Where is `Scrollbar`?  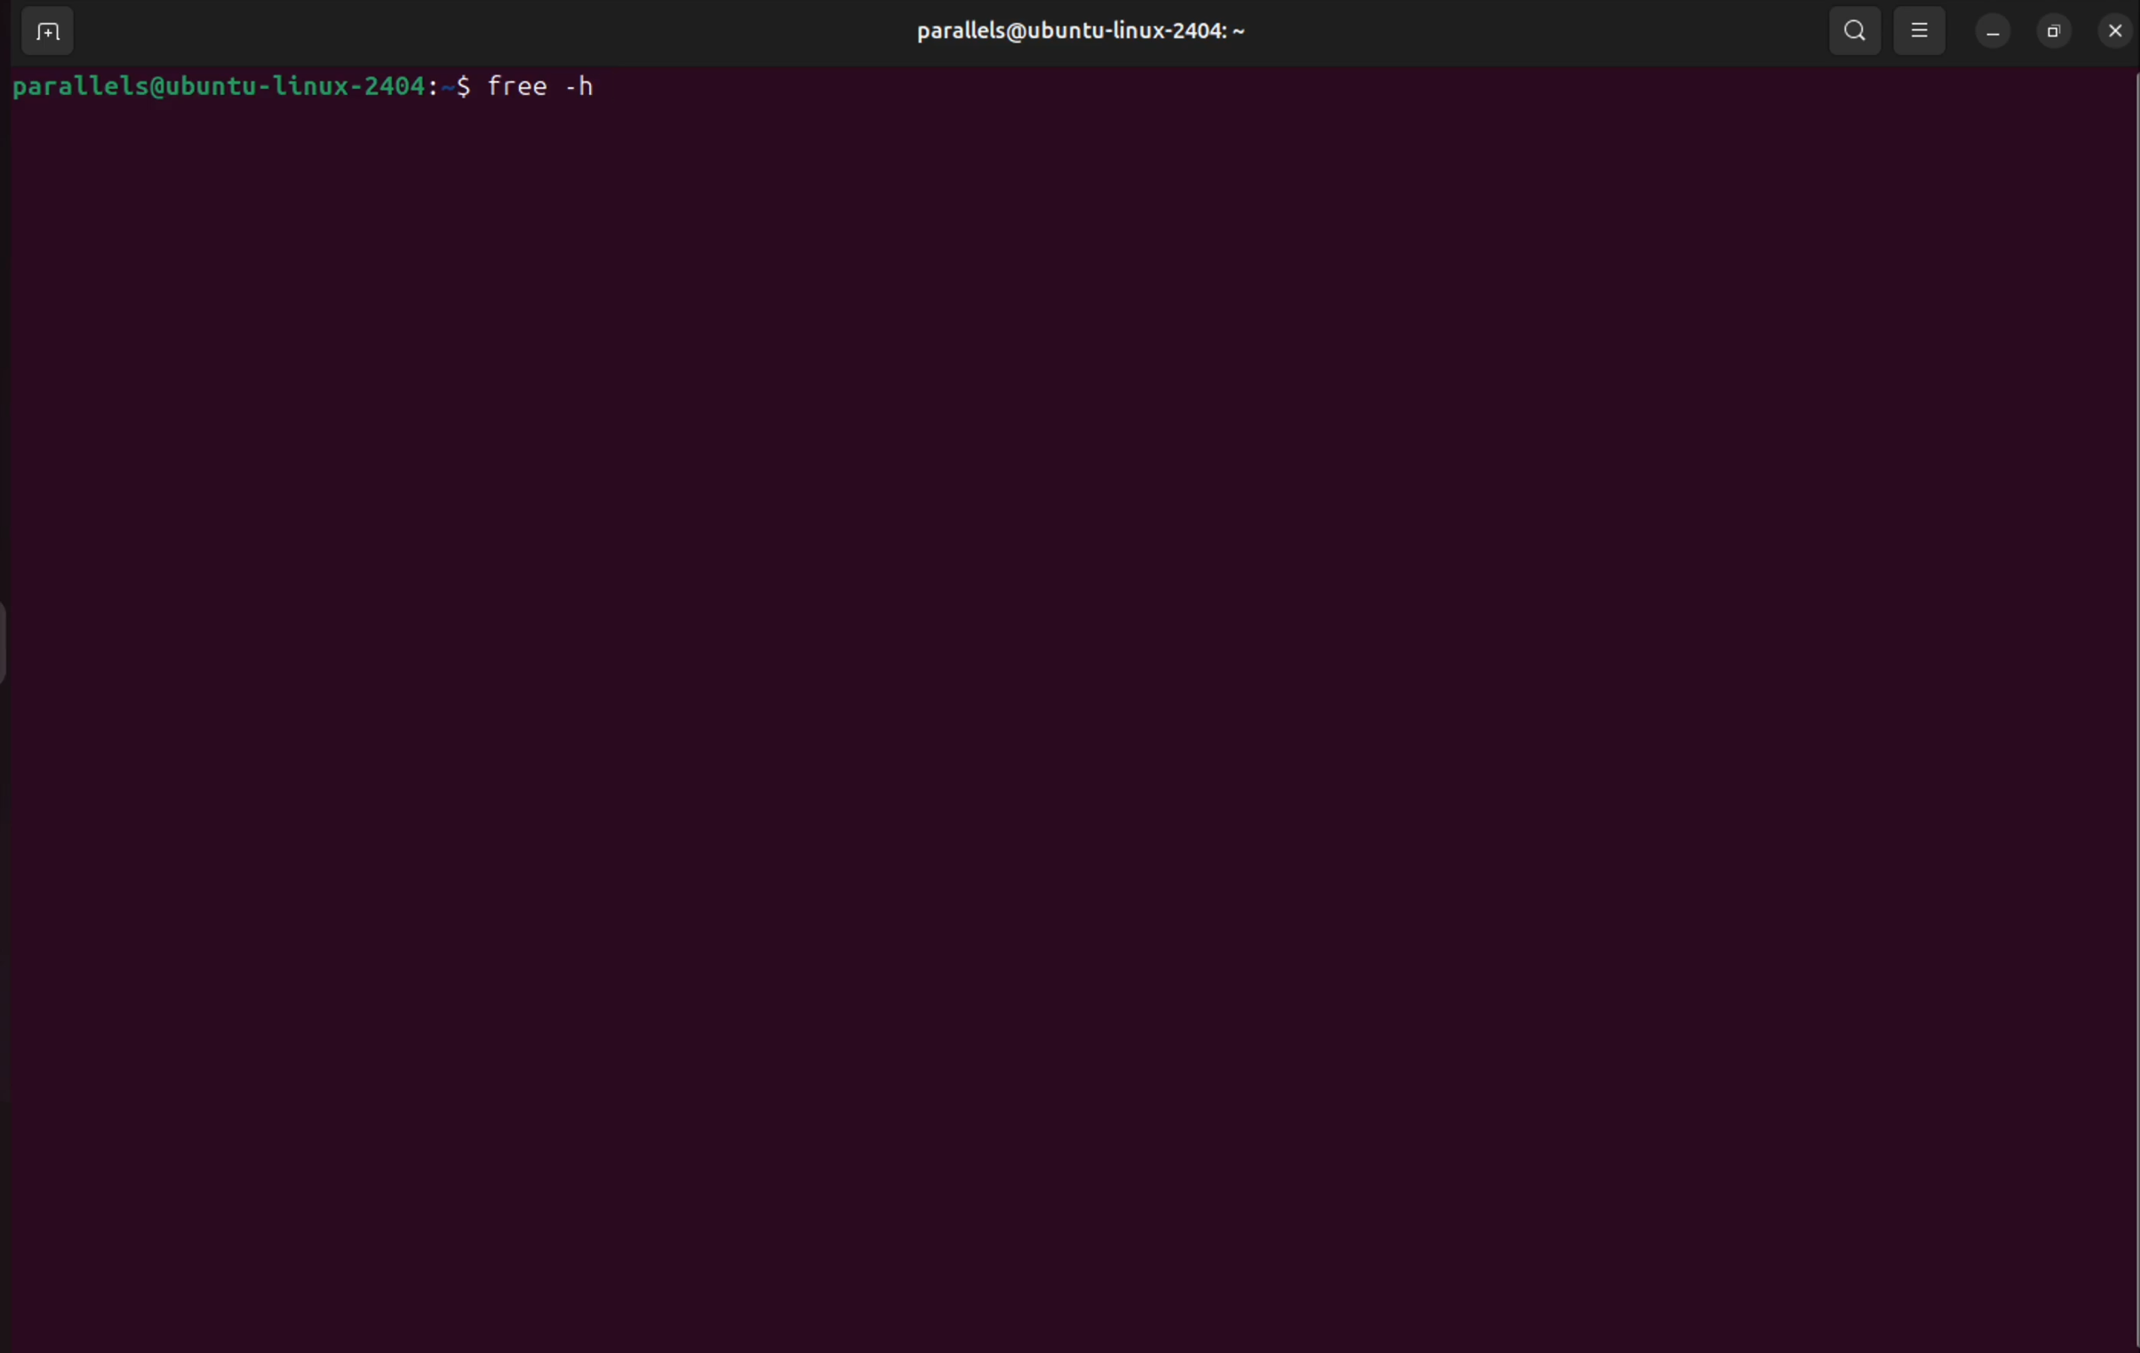
Scrollbar is located at coordinates (2125, 693).